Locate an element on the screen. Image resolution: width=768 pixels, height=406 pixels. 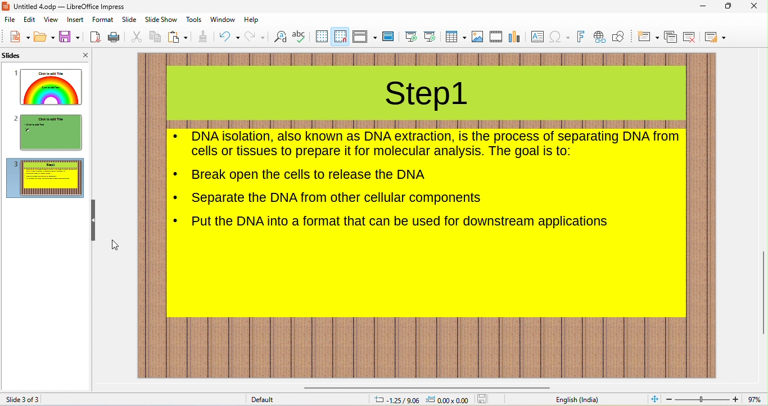
chart is located at coordinates (516, 37).